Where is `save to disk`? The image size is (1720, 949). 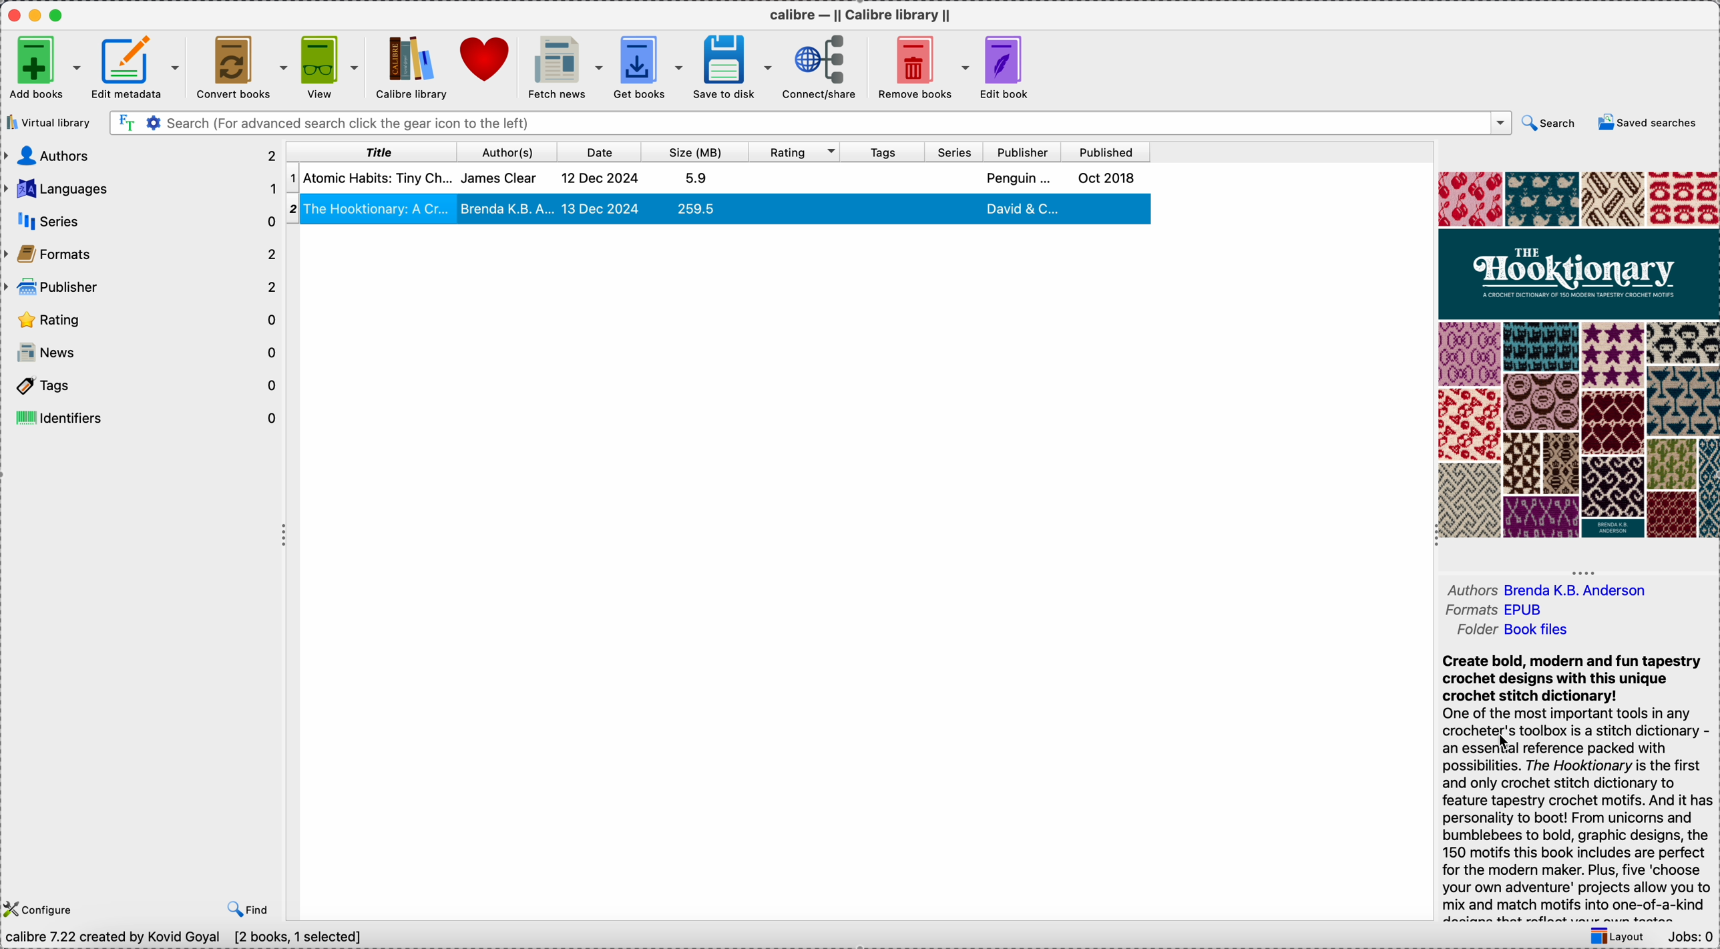
save to disk is located at coordinates (736, 67).